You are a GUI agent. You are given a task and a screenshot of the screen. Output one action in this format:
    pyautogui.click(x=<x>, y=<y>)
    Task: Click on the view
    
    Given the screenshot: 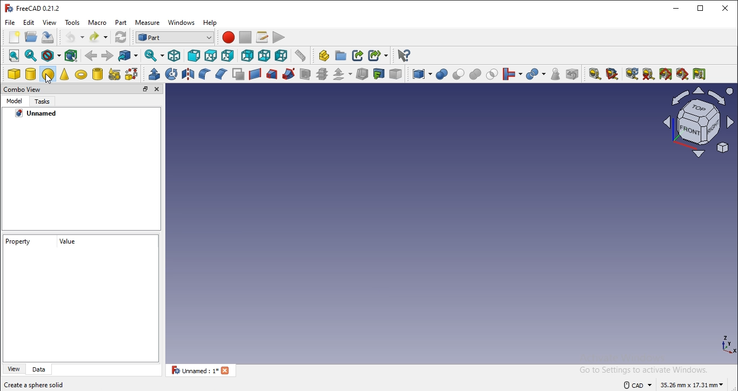 What is the action you would take?
    pyautogui.click(x=14, y=368)
    